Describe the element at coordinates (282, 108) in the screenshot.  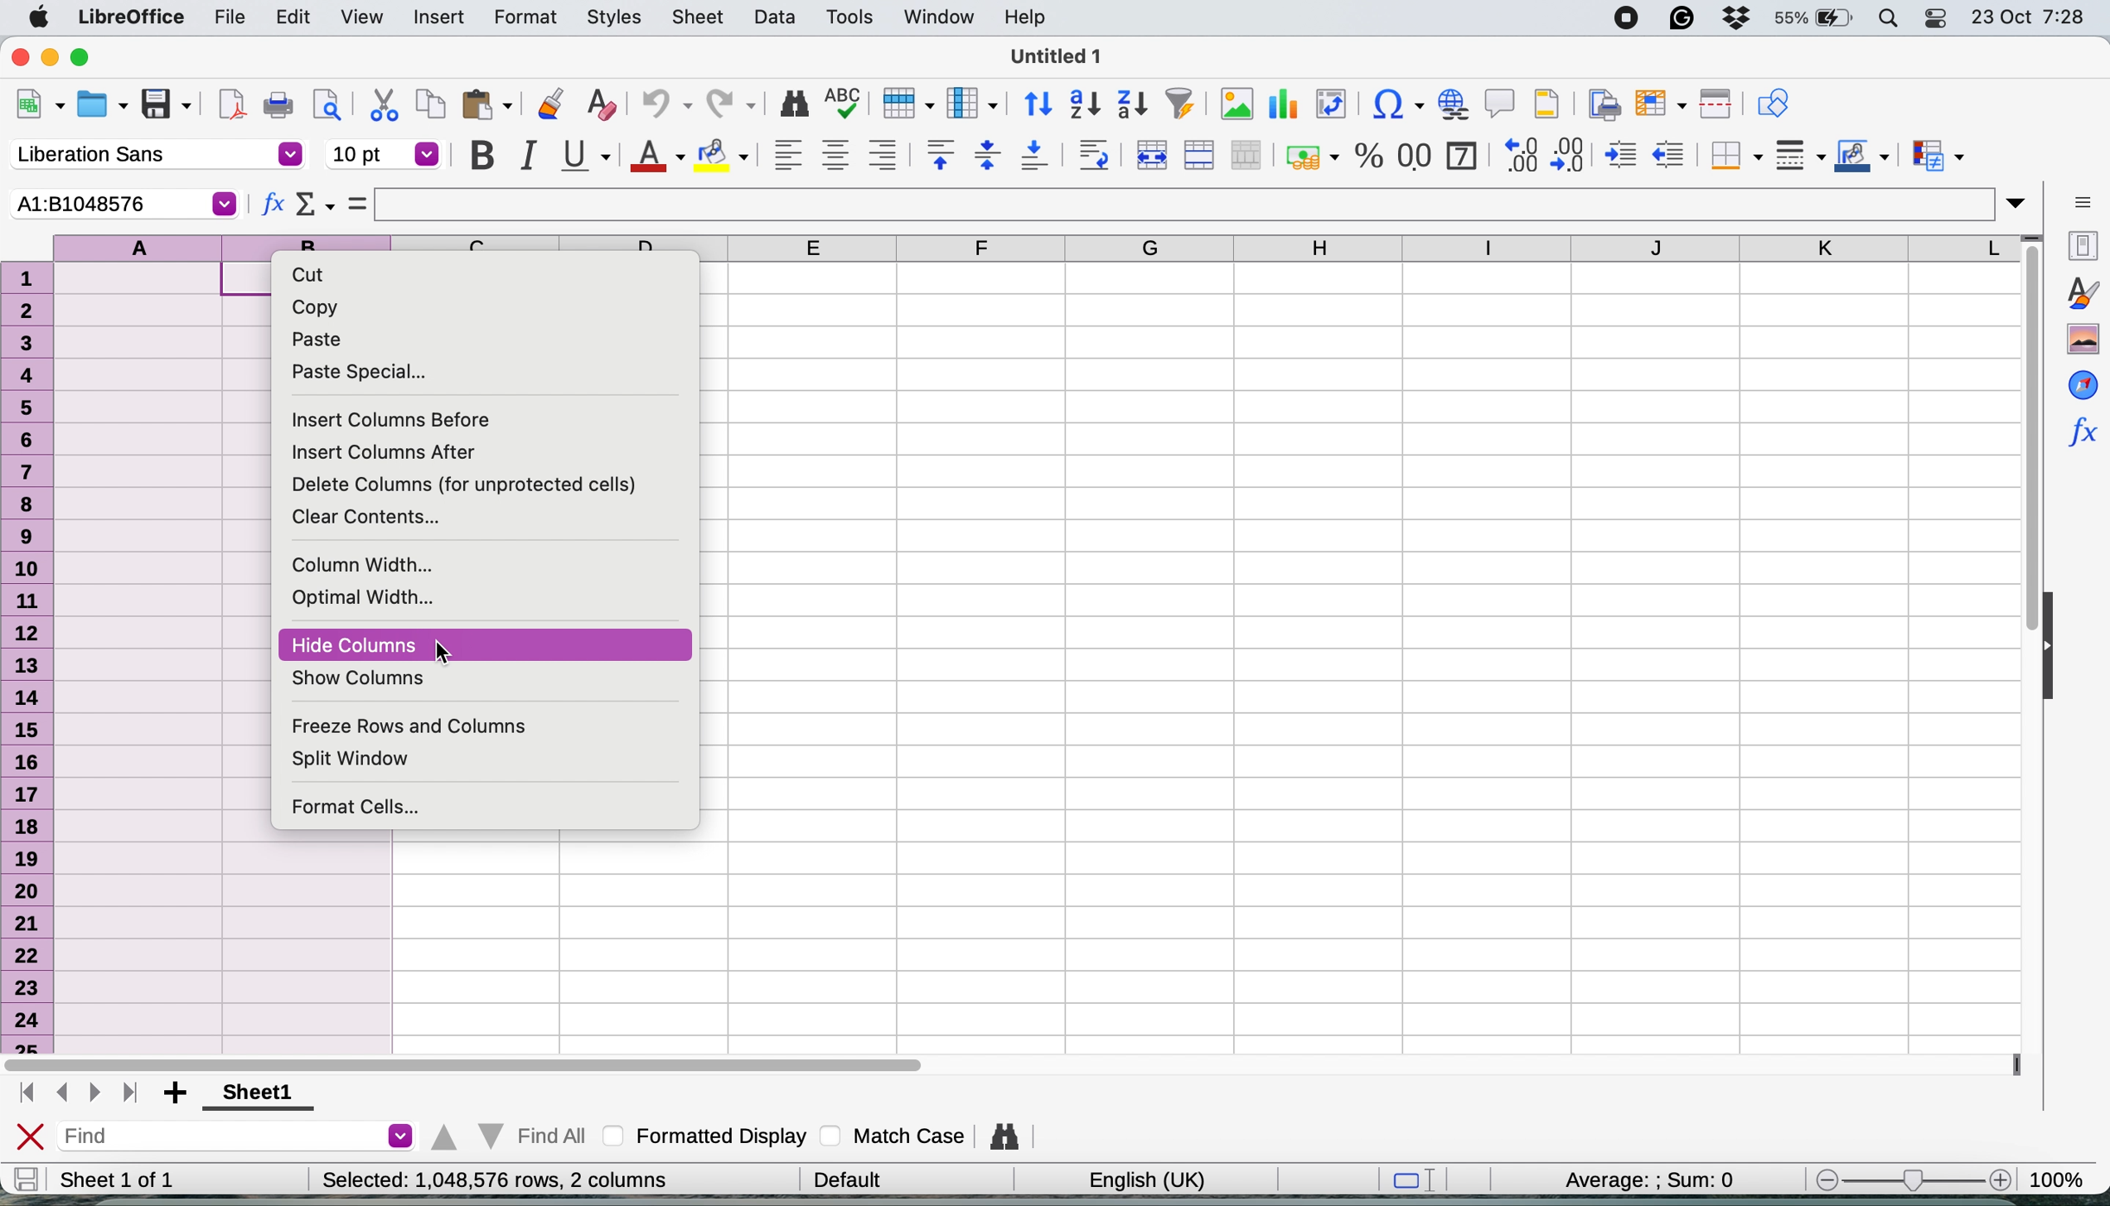
I see `print` at that location.